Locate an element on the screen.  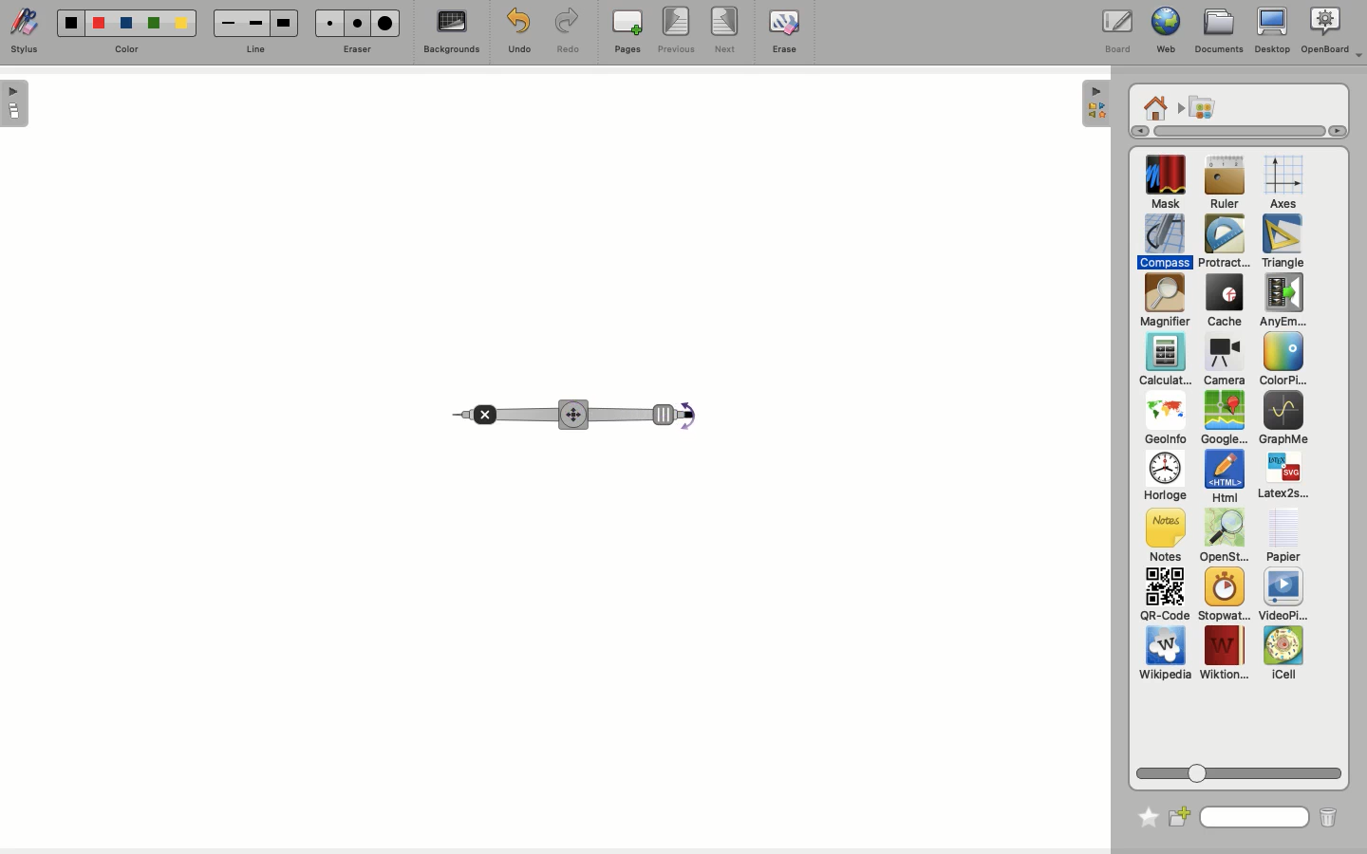
Magnifier is located at coordinates (1164, 301).